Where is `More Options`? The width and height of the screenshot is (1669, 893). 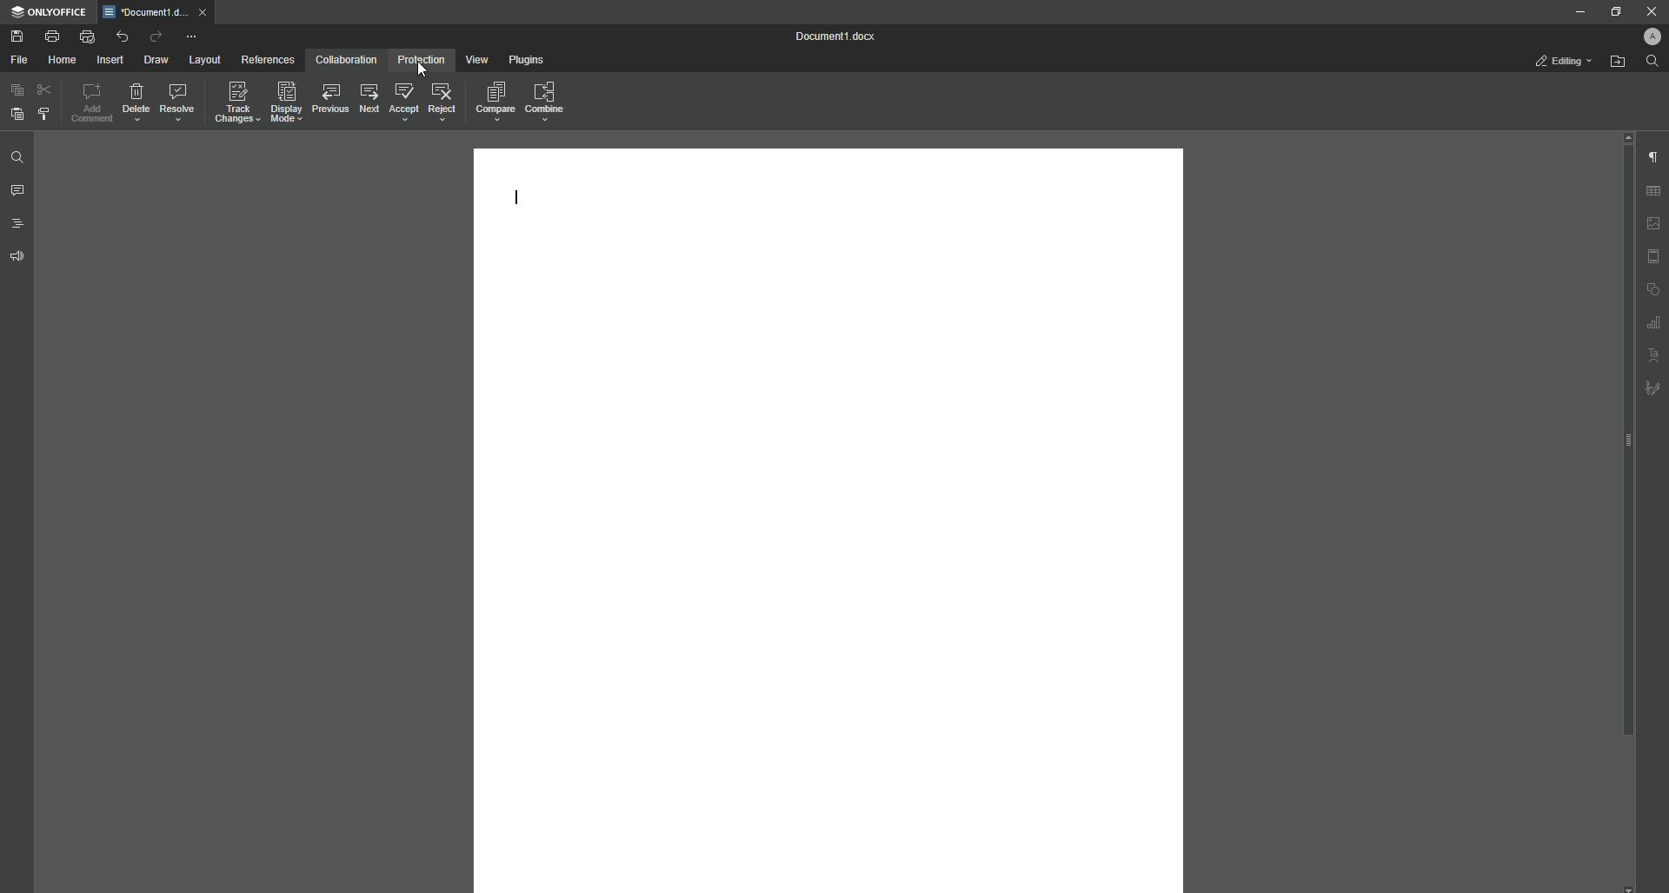
More Options is located at coordinates (193, 35).